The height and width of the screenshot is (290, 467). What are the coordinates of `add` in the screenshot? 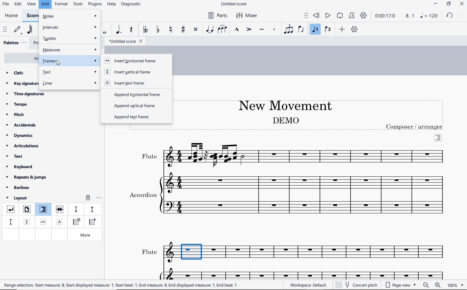 It's located at (343, 29).